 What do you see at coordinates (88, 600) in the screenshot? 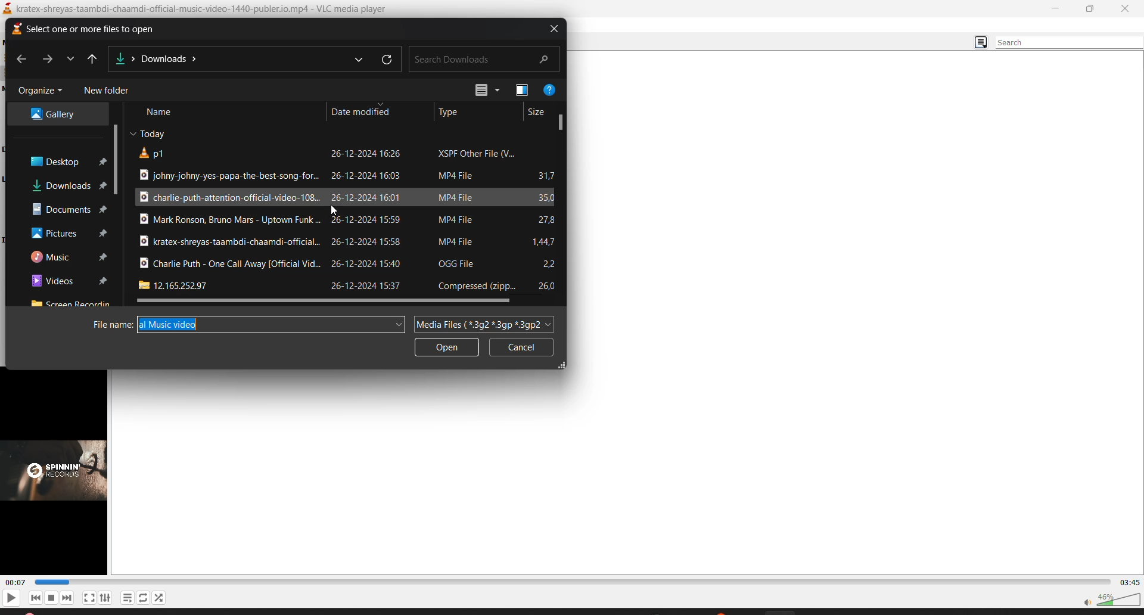
I see `fullscreen` at bounding box center [88, 600].